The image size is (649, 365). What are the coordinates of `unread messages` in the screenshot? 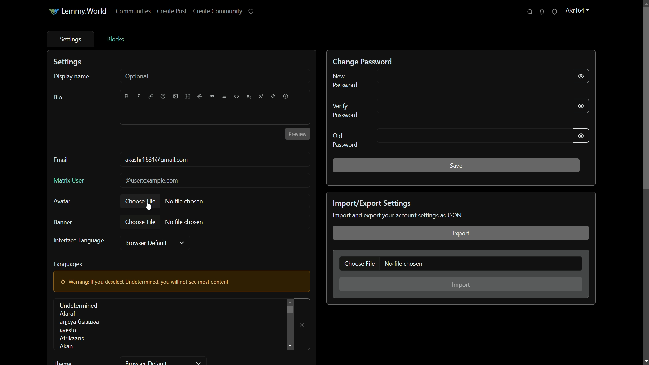 It's located at (541, 12).